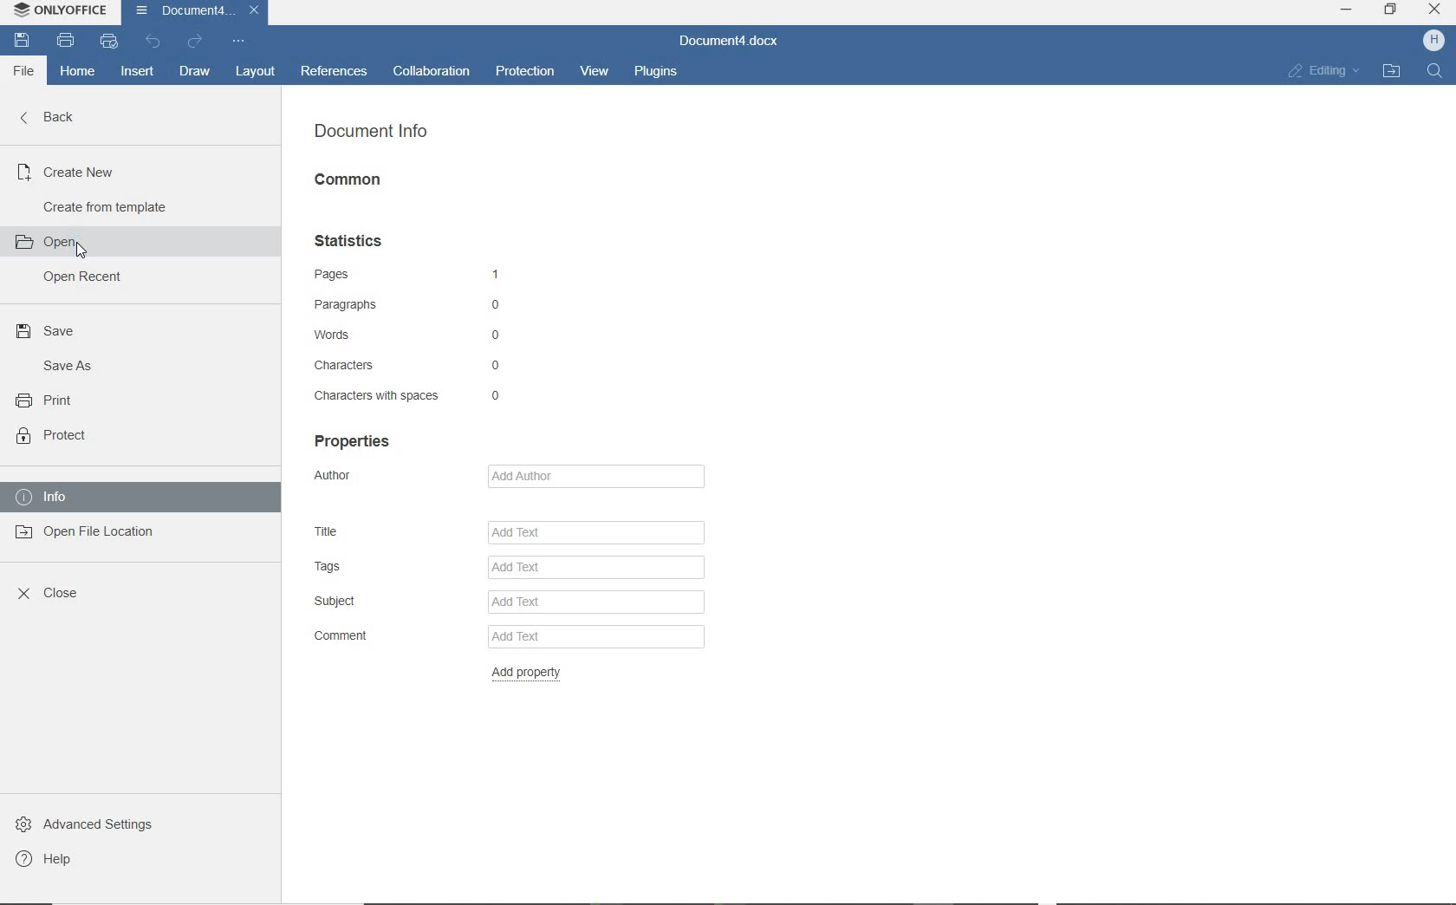  I want to click on redo, so click(197, 43).